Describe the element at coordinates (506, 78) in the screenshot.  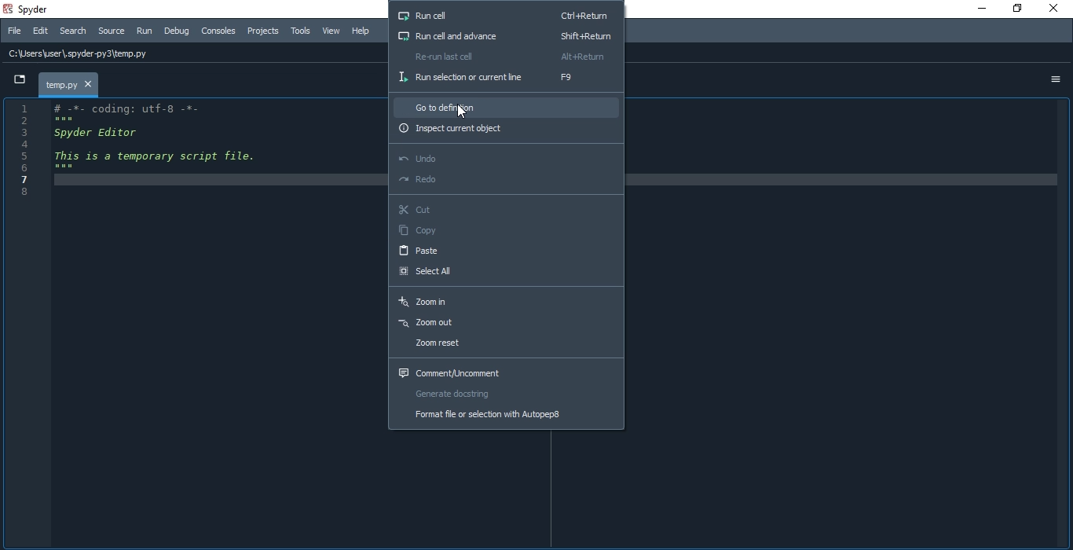
I see `Run selection or current line` at that location.